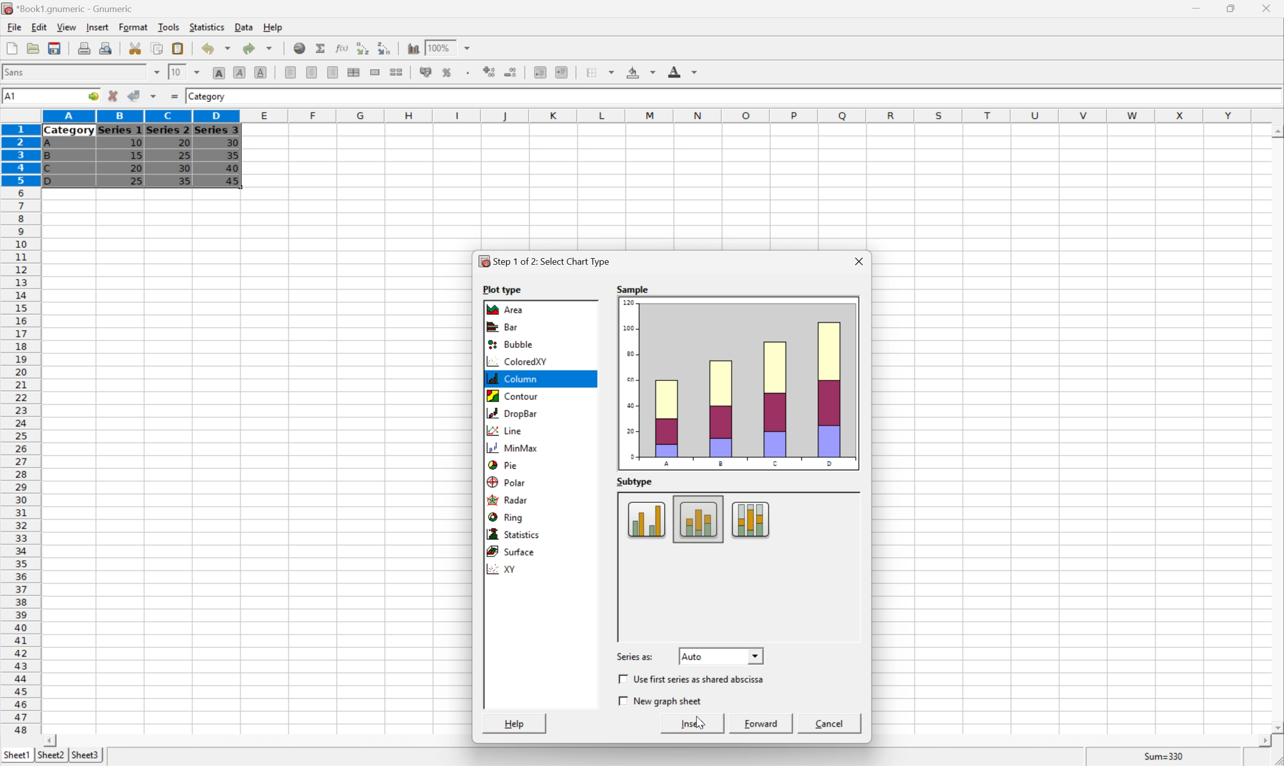  Describe the element at coordinates (440, 47) in the screenshot. I see `100%` at that location.